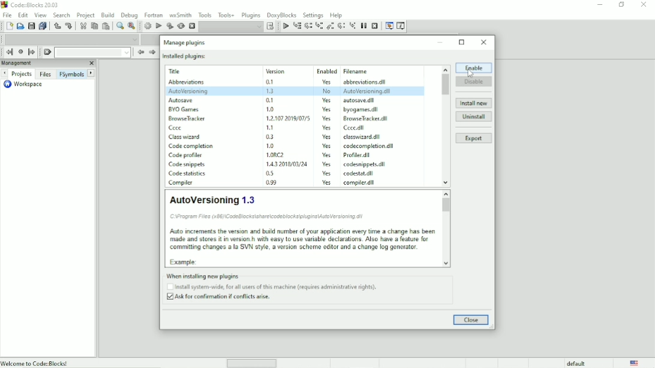 The width and height of the screenshot is (655, 368). I want to click on Tools, so click(204, 14).